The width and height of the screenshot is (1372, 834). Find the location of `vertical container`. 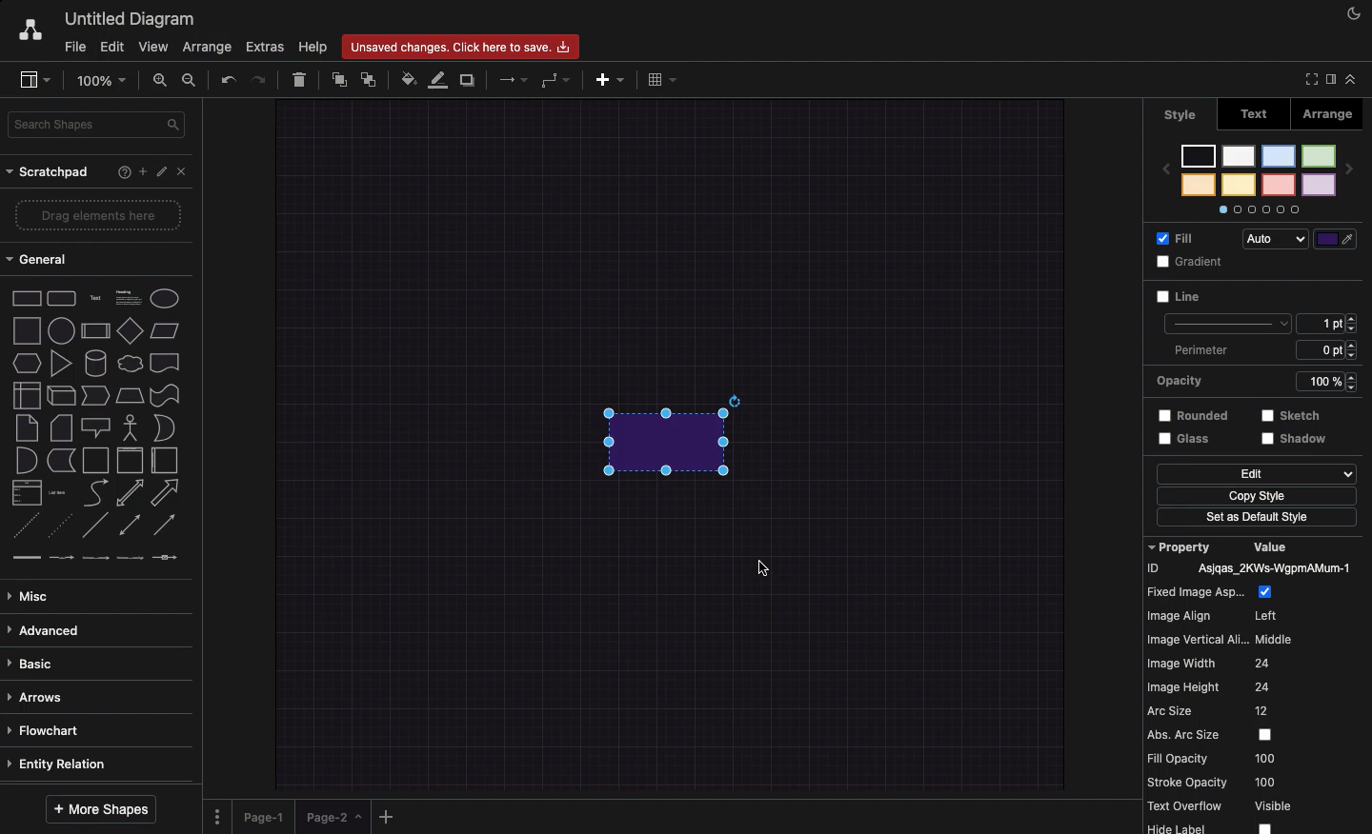

vertical container is located at coordinates (129, 461).